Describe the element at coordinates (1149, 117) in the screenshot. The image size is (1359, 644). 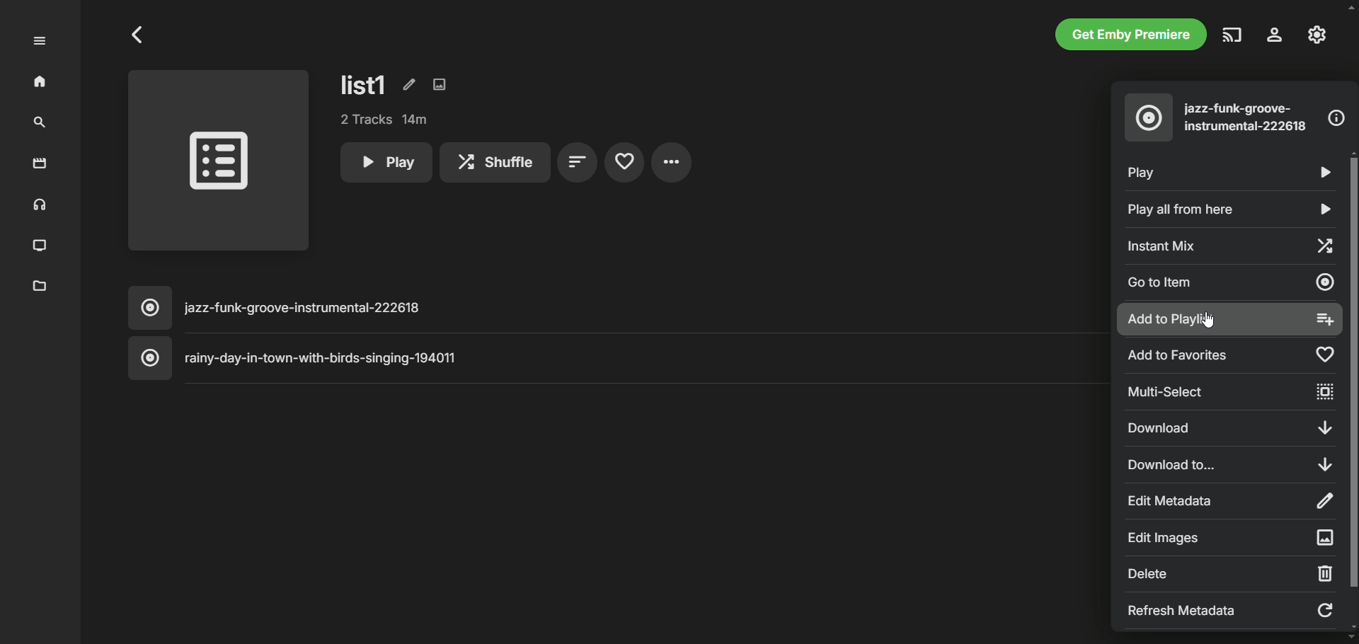
I see `music album` at that location.